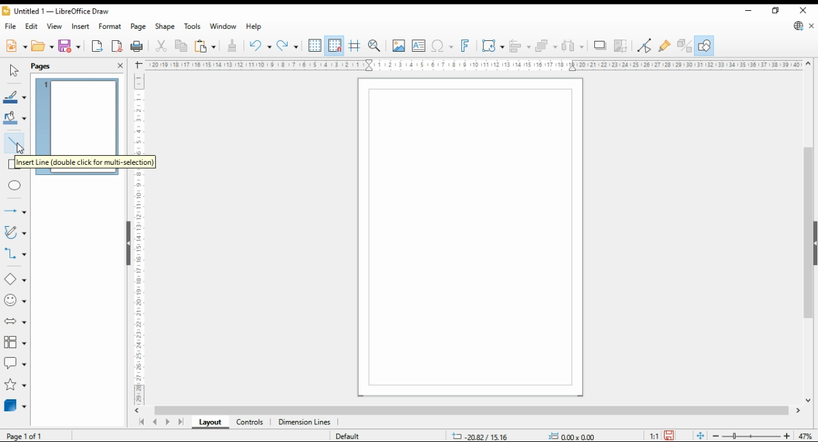  I want to click on paste, so click(205, 46).